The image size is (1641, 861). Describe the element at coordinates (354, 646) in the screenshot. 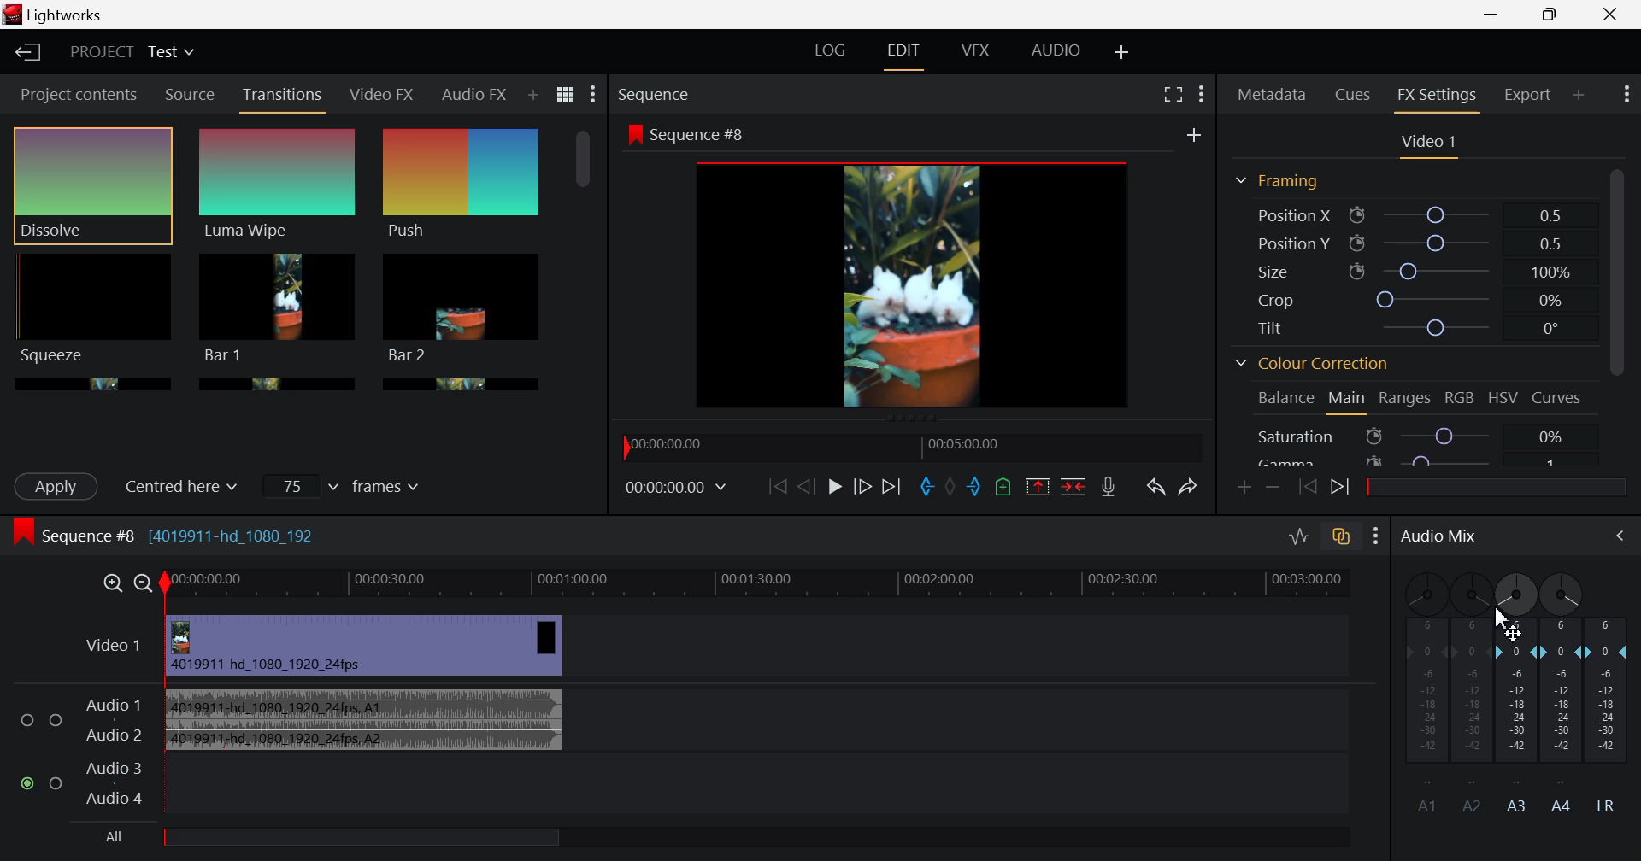

I see `Video Input` at that location.